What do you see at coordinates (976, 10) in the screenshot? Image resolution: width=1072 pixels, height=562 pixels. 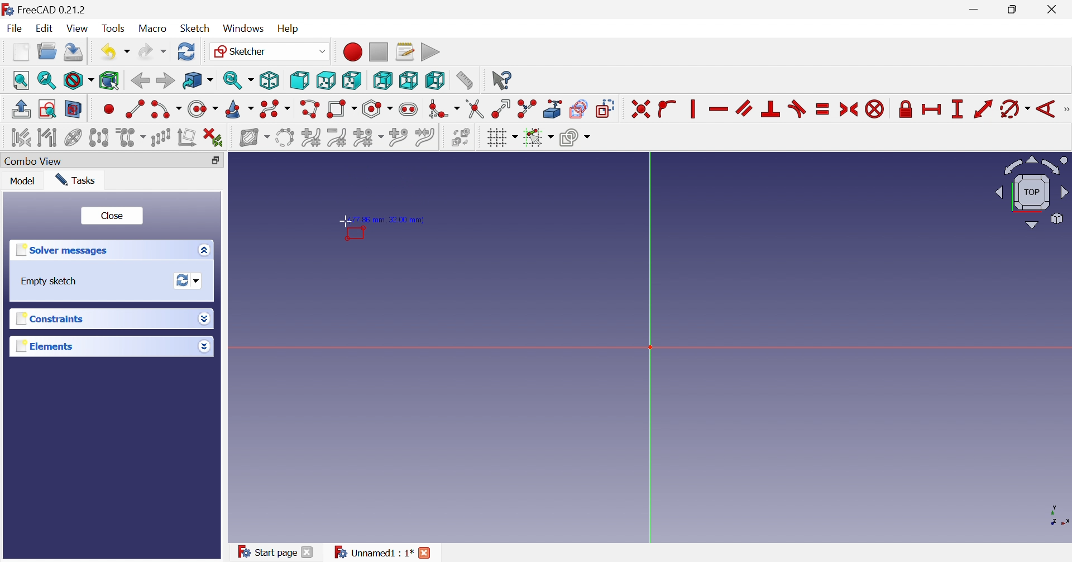 I see `Minimize` at bounding box center [976, 10].